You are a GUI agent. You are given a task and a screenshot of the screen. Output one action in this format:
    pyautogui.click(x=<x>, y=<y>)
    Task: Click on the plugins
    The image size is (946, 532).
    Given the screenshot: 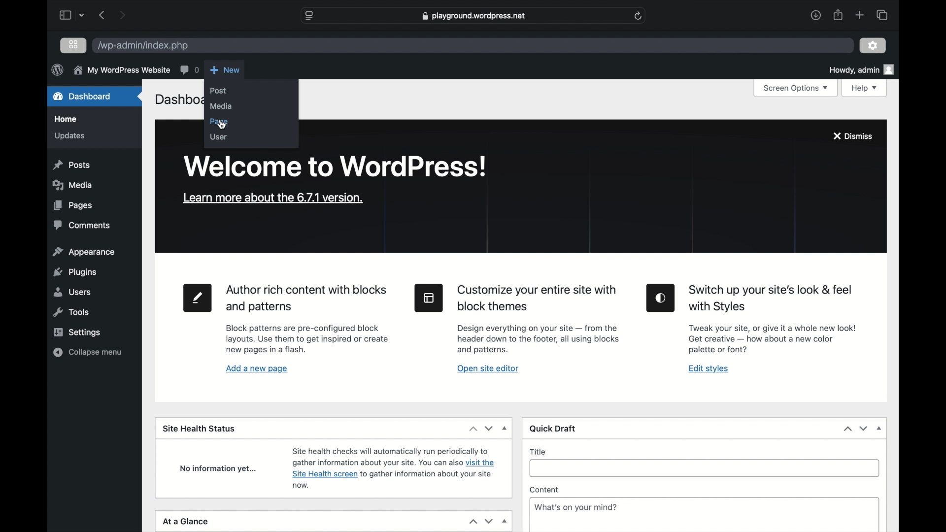 What is the action you would take?
    pyautogui.click(x=76, y=272)
    